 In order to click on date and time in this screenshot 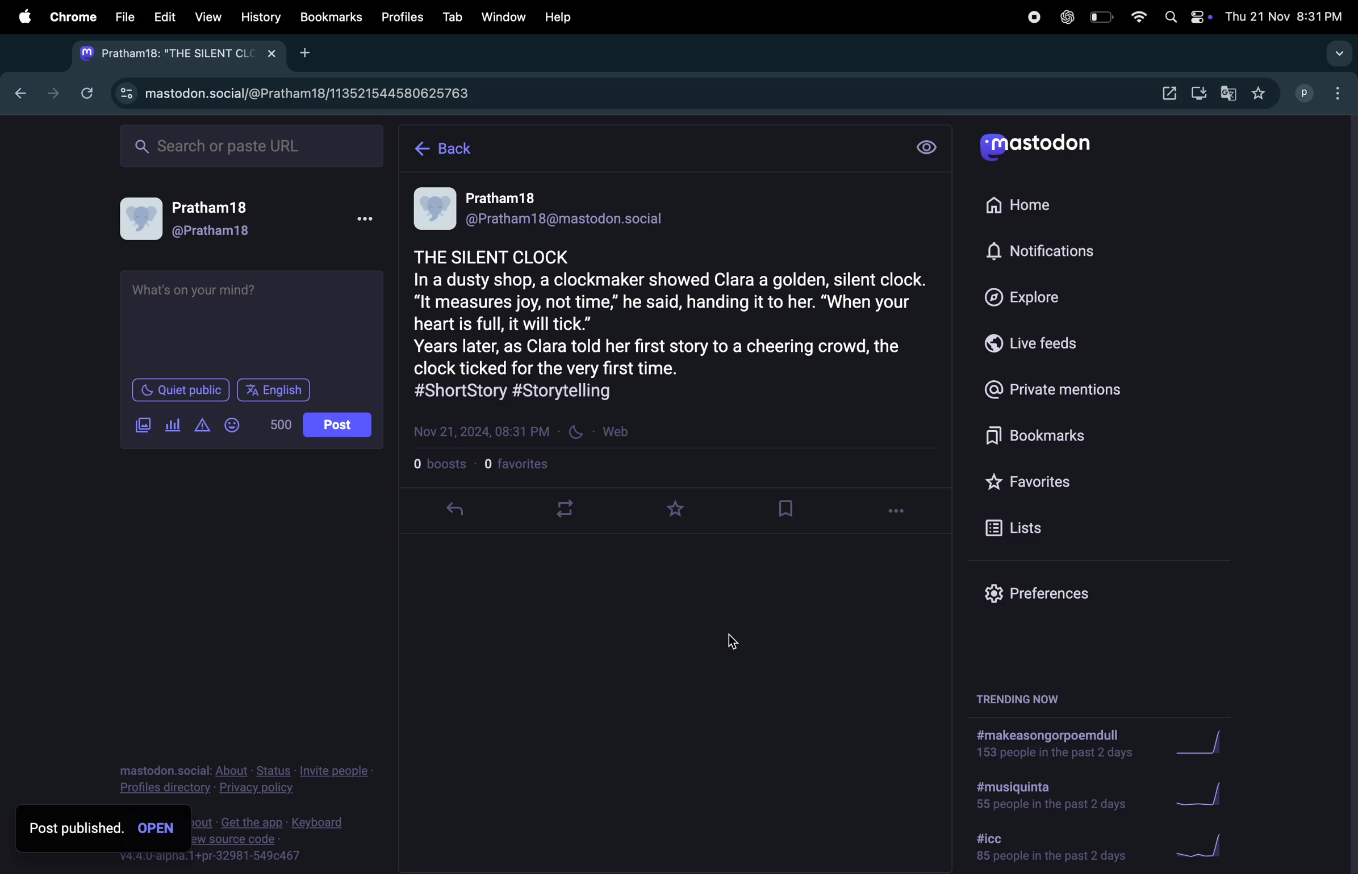, I will do `click(1287, 16)`.